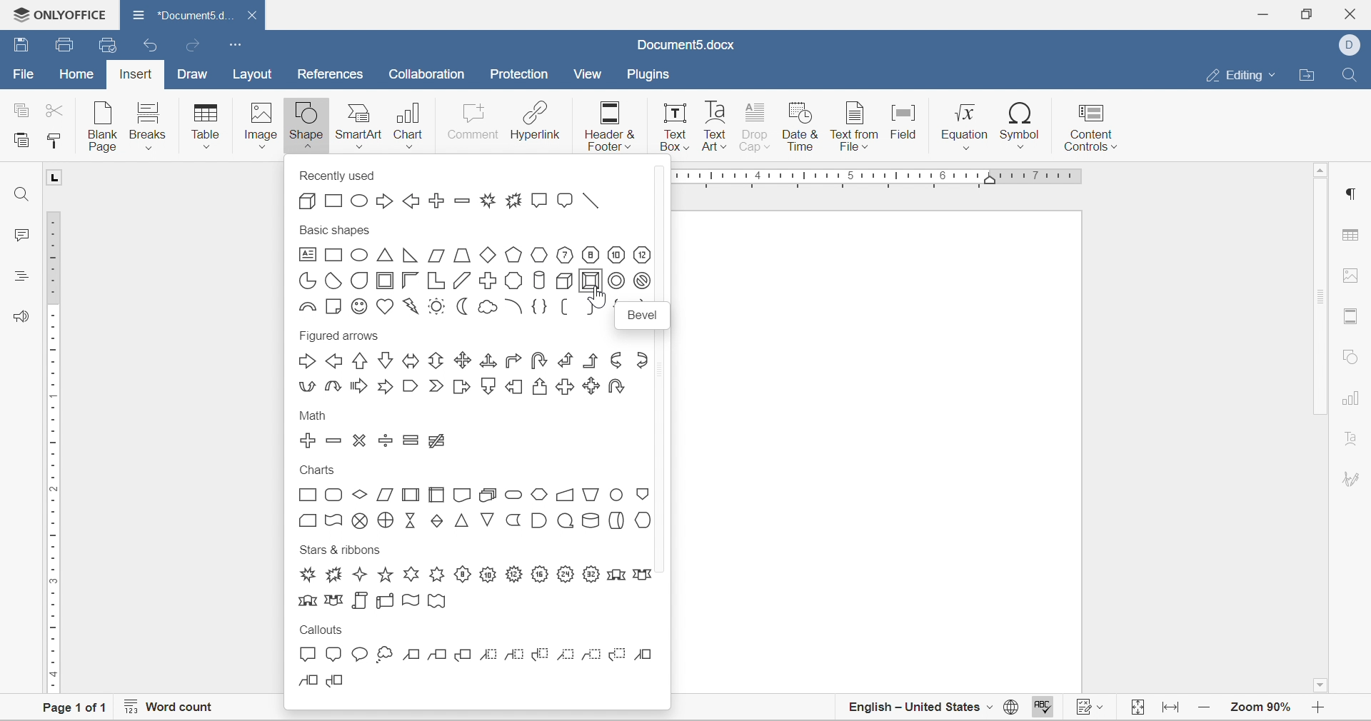 The width and height of the screenshot is (1371, 721). What do you see at coordinates (1322, 686) in the screenshot?
I see `scroll down` at bounding box center [1322, 686].